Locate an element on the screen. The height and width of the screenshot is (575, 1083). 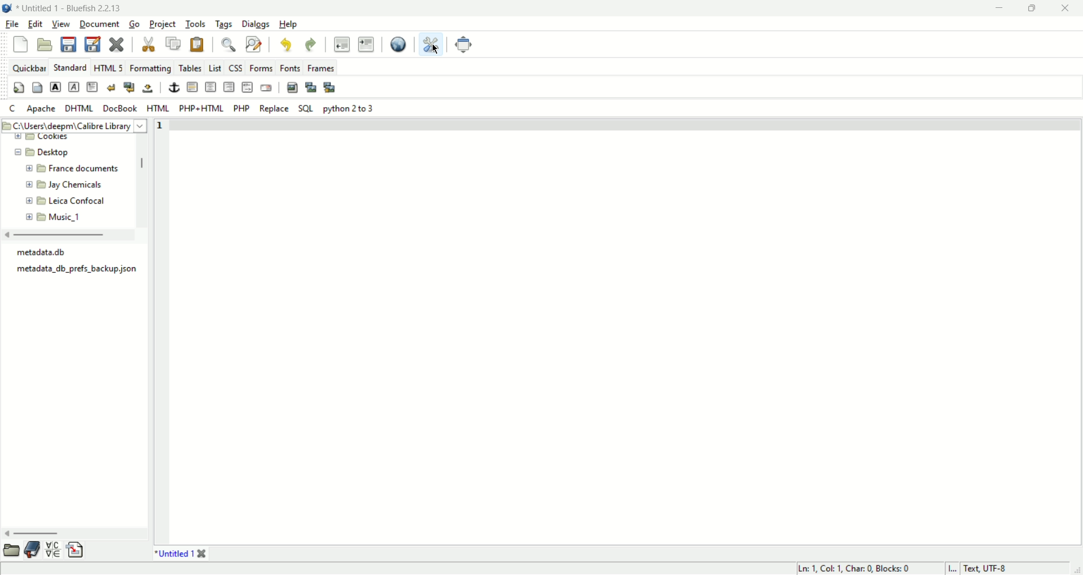
view in browser is located at coordinates (397, 45).